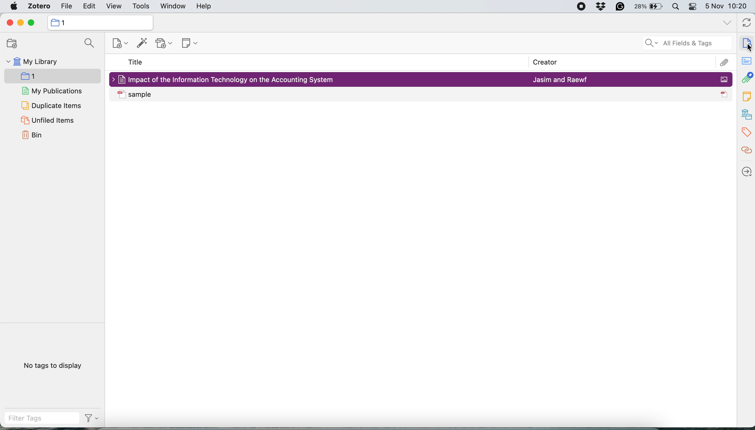 The height and width of the screenshot is (430, 755). What do you see at coordinates (51, 106) in the screenshot?
I see `duplicate items` at bounding box center [51, 106].